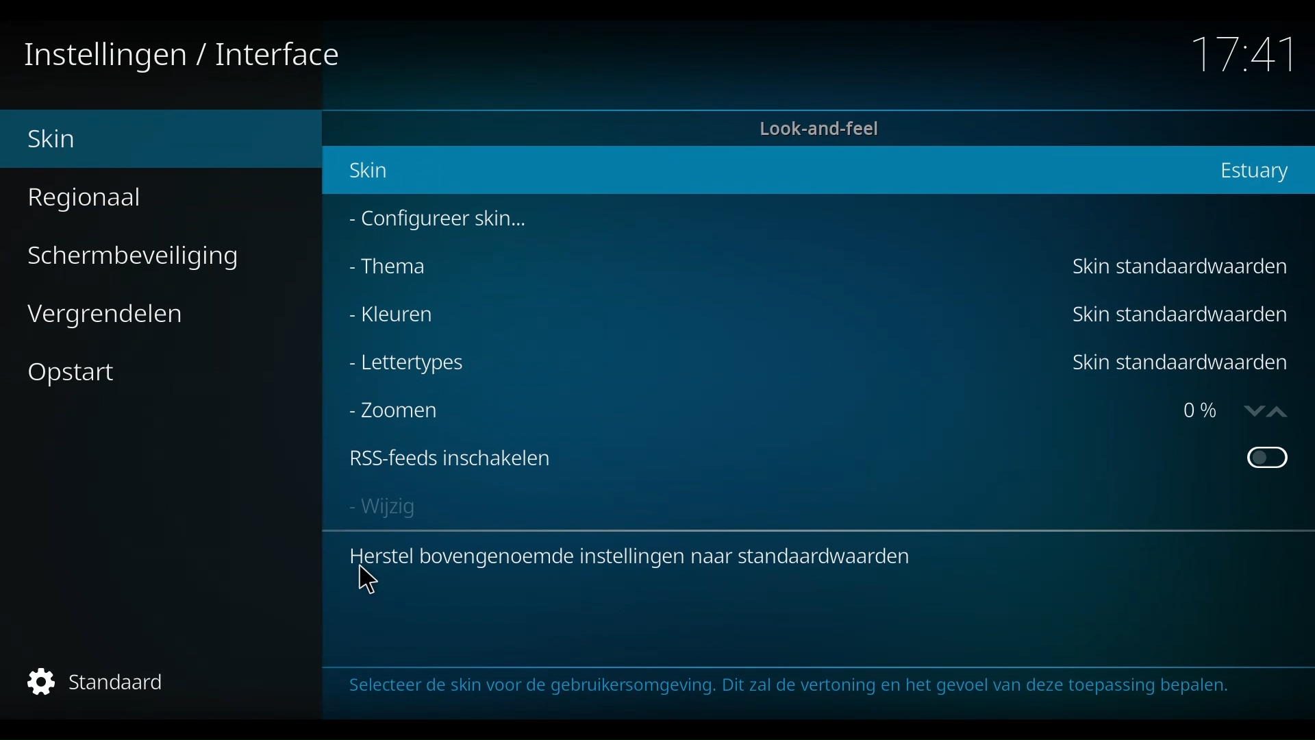  I want to click on Skin standaardwaarden, so click(1181, 267).